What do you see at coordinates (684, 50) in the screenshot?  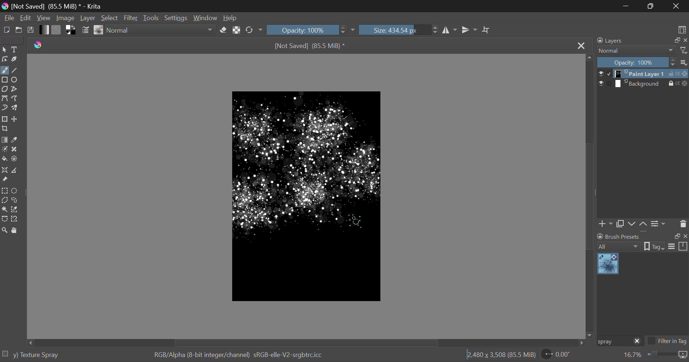 I see `filters icon` at bounding box center [684, 50].